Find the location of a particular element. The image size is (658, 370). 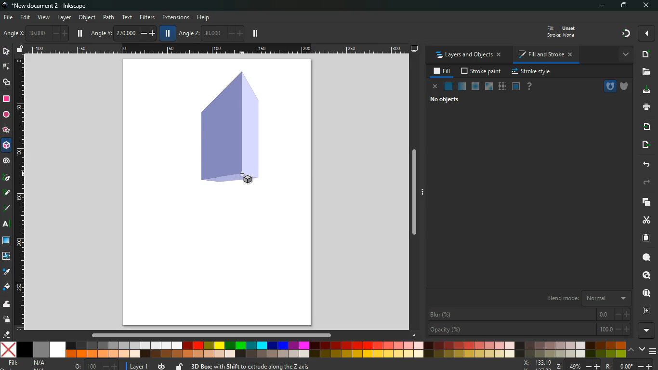

extensions is located at coordinates (176, 18).